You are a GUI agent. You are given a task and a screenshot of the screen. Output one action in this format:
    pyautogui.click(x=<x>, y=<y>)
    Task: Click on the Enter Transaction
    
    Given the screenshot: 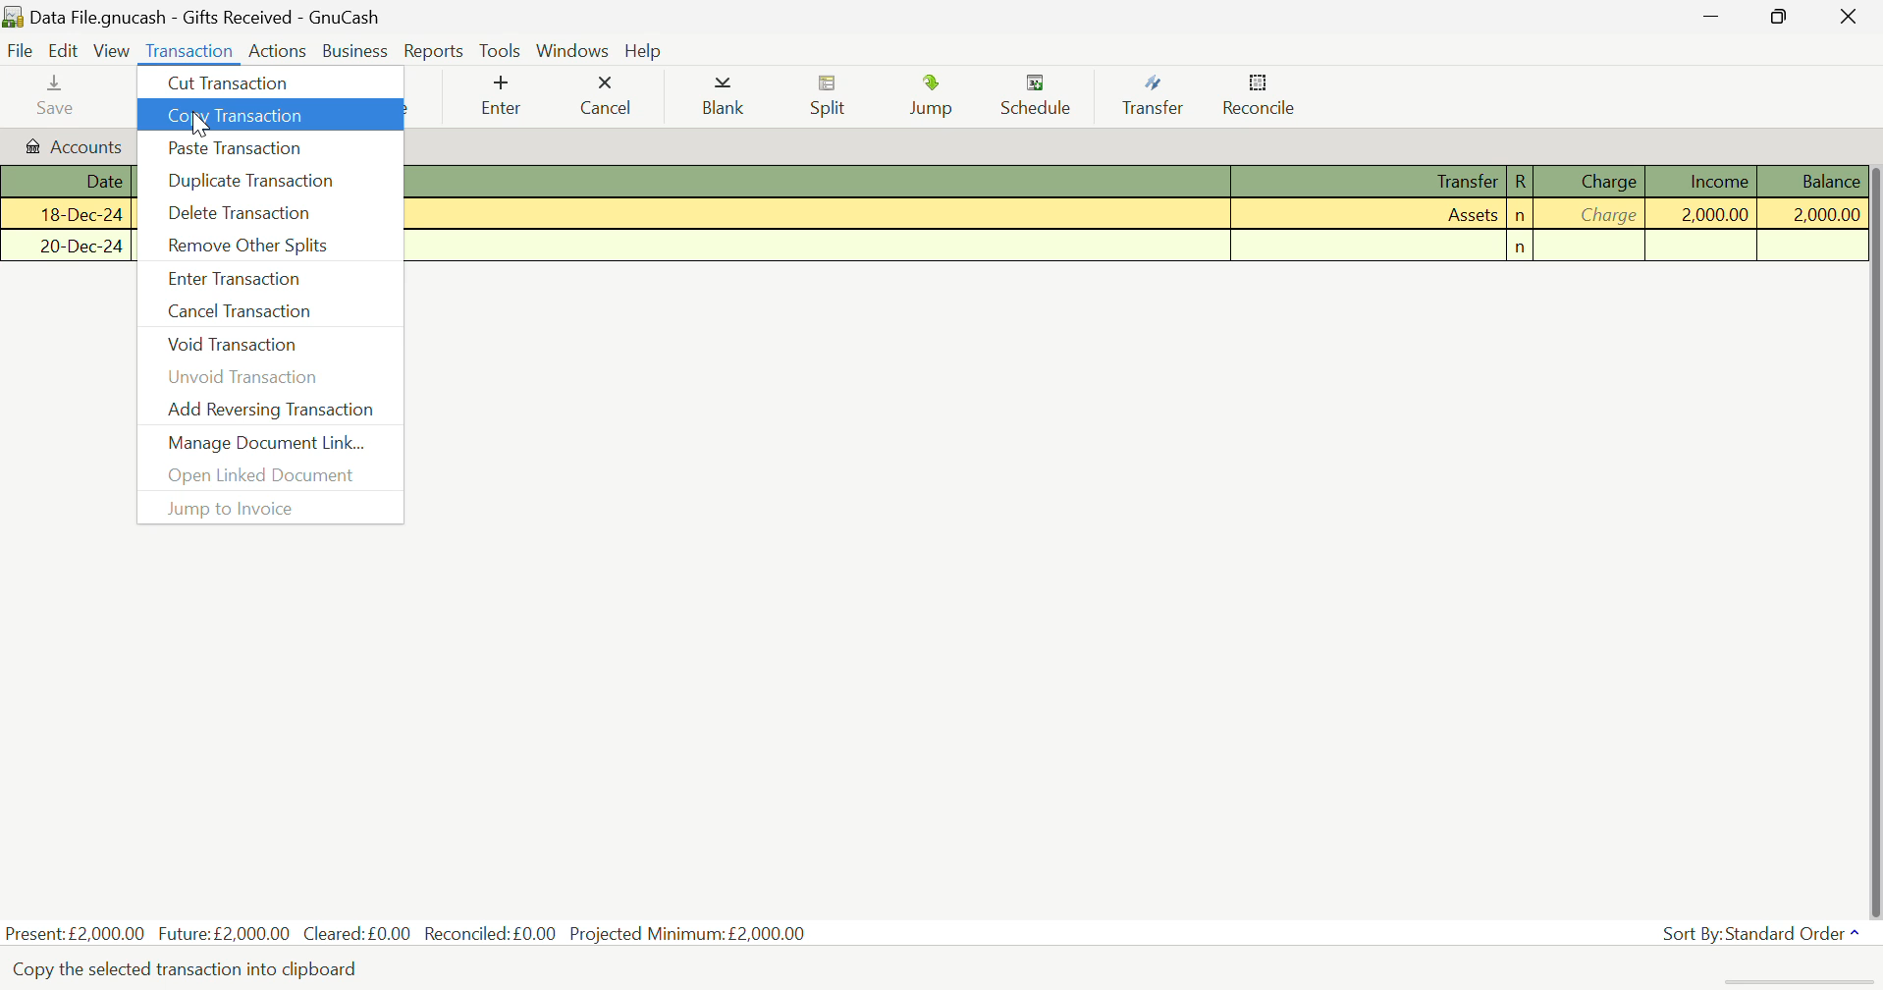 What is the action you would take?
    pyautogui.click(x=270, y=279)
    